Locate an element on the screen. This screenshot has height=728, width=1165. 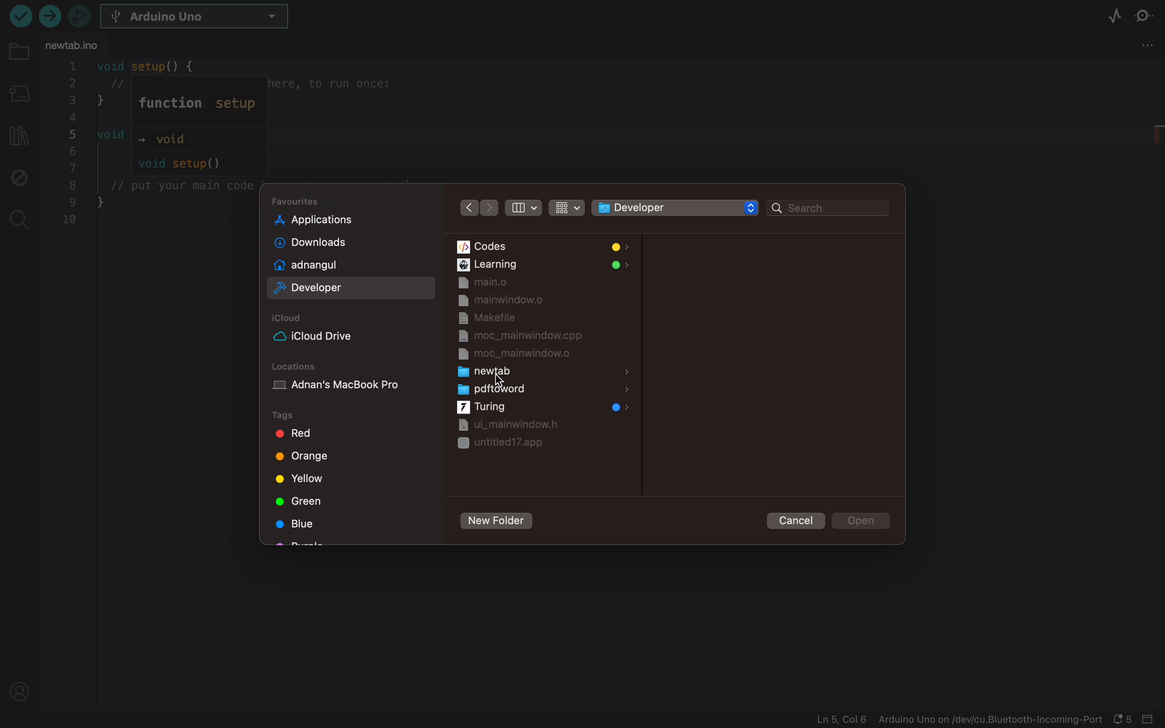
tags is located at coordinates (301, 524).